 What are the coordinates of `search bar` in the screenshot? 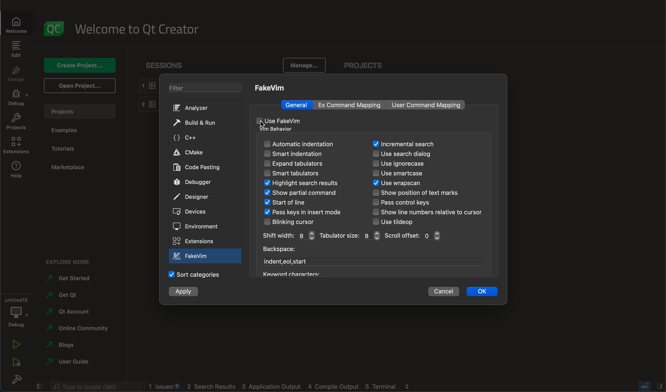 It's located at (97, 386).